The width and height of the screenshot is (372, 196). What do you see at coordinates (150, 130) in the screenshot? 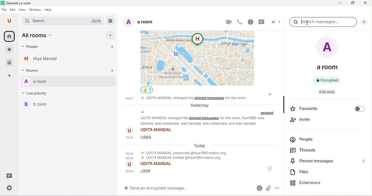
I see `udita mandal` at bounding box center [150, 130].